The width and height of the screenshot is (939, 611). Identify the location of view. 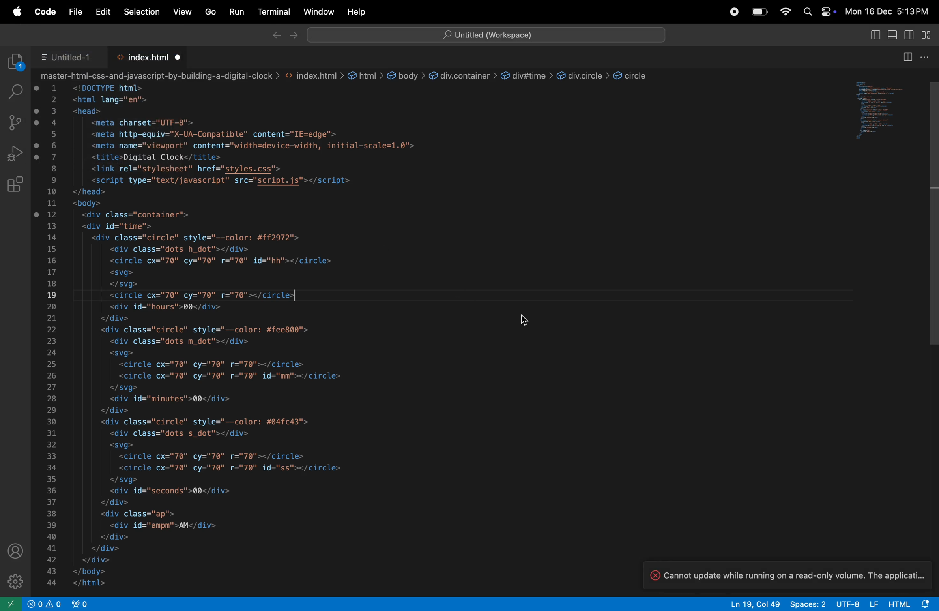
(183, 11).